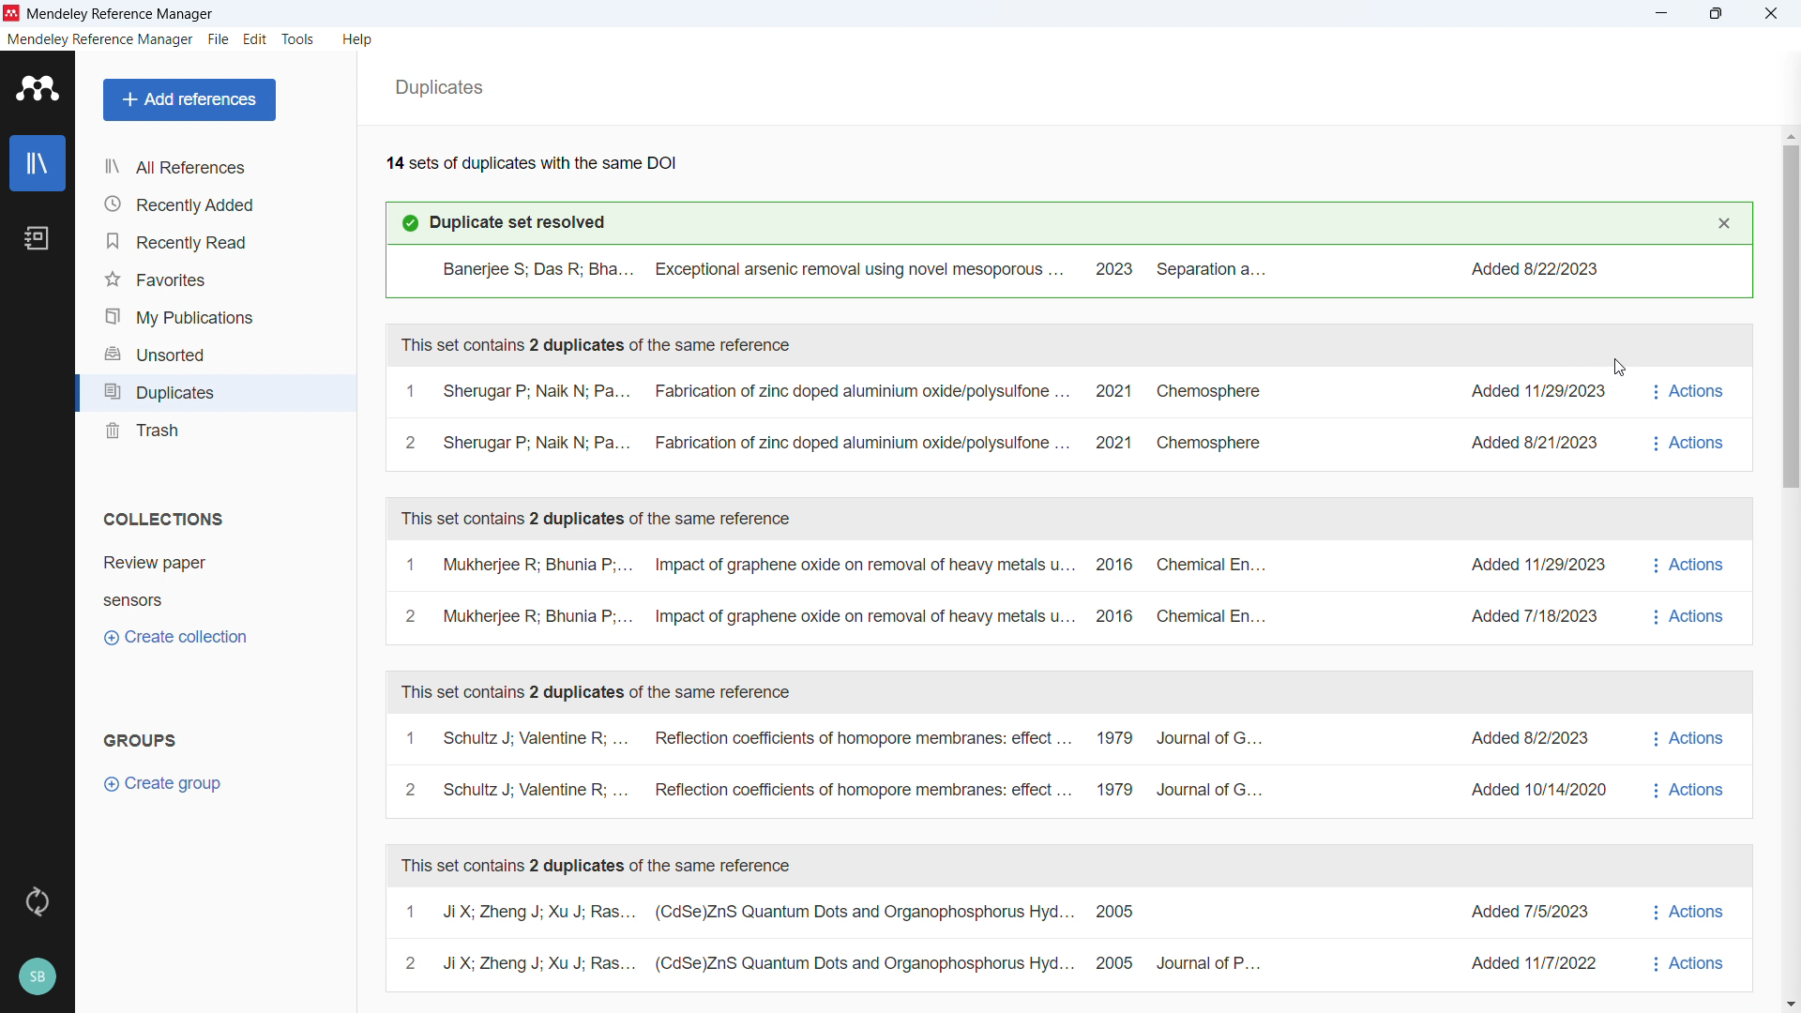 Image resolution: width=1801 pixels, height=1013 pixels. I want to click on Duplicates , so click(438, 88).